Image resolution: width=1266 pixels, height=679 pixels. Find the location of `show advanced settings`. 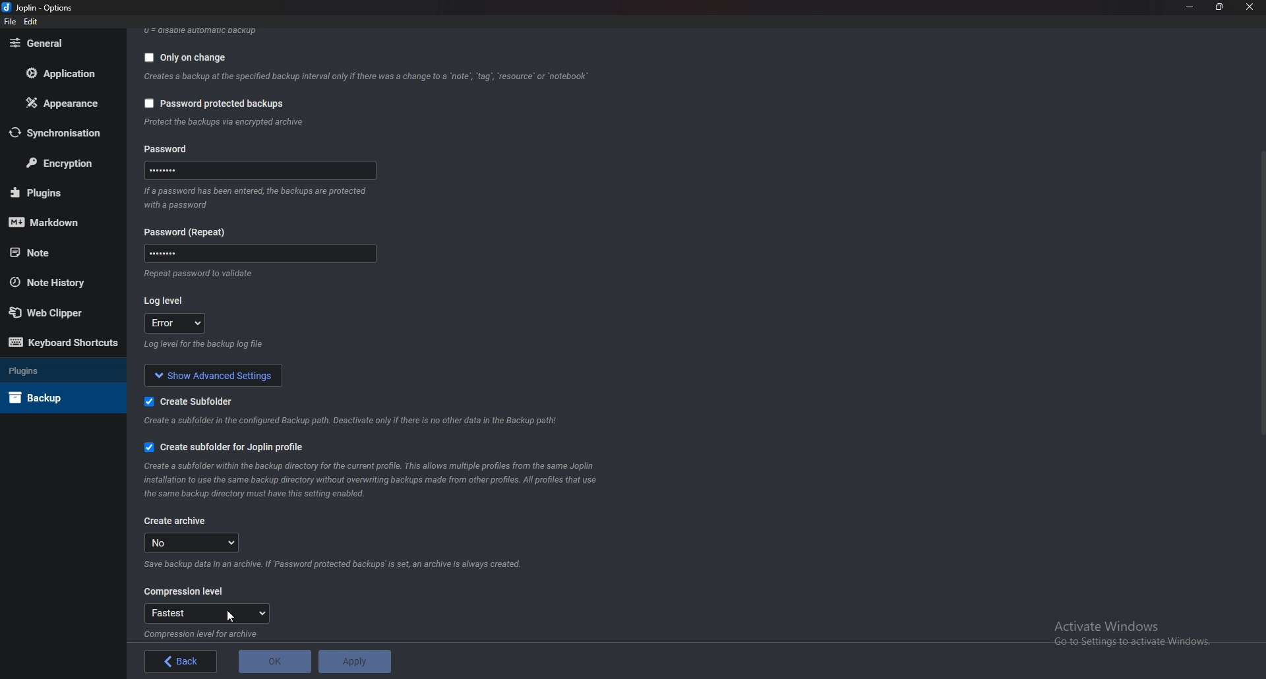

show advanced settings is located at coordinates (214, 376).